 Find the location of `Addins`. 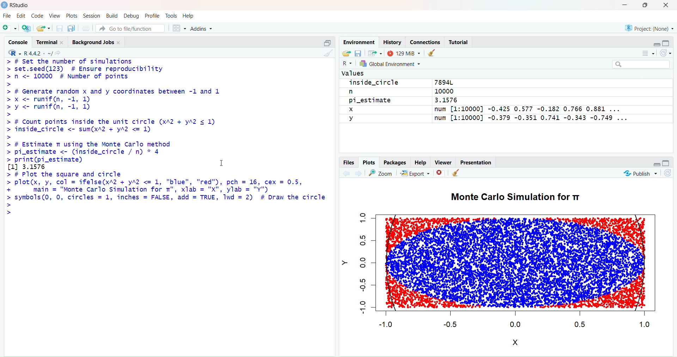

Addins is located at coordinates (202, 28).